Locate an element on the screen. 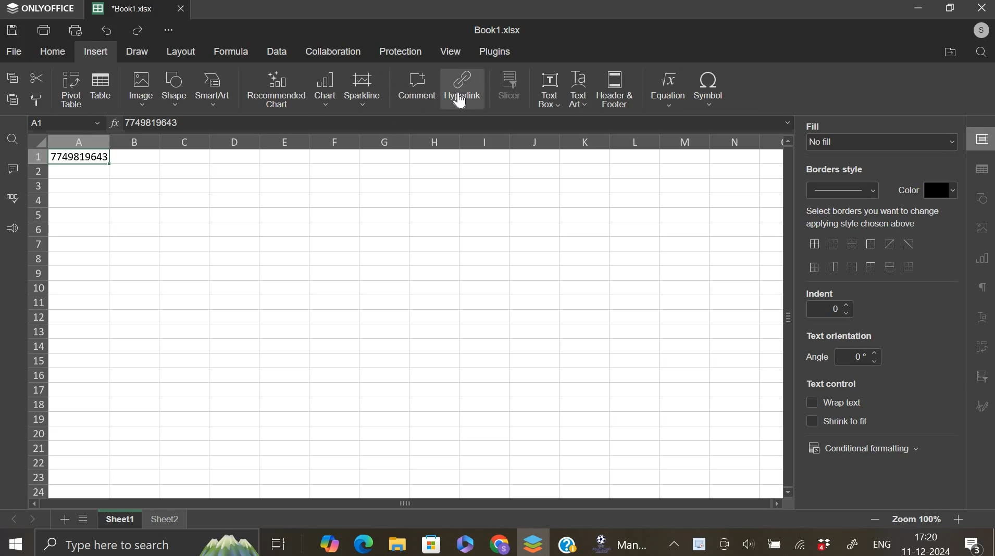  collaboration is located at coordinates (334, 51).